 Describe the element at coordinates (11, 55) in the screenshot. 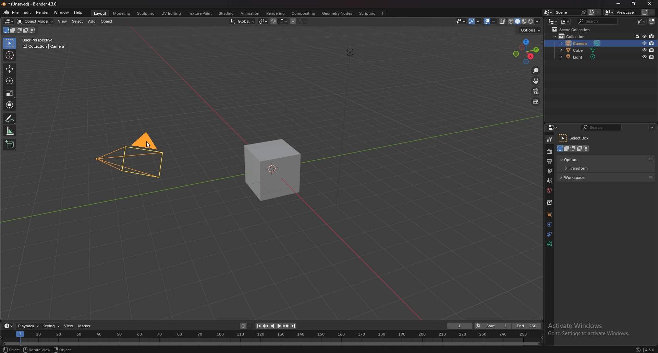

I see `cursor` at that location.